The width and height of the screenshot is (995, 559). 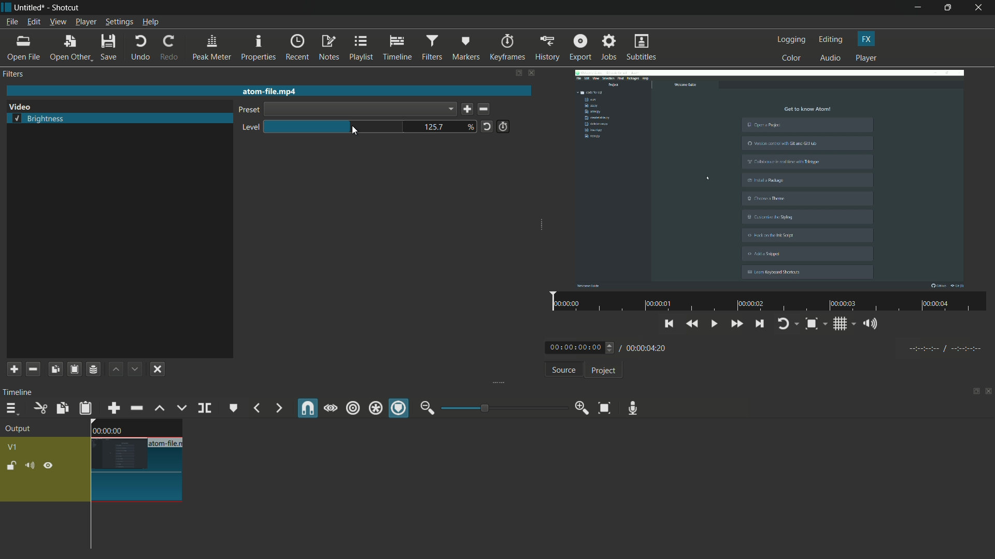 I want to click on file menu, so click(x=11, y=22).